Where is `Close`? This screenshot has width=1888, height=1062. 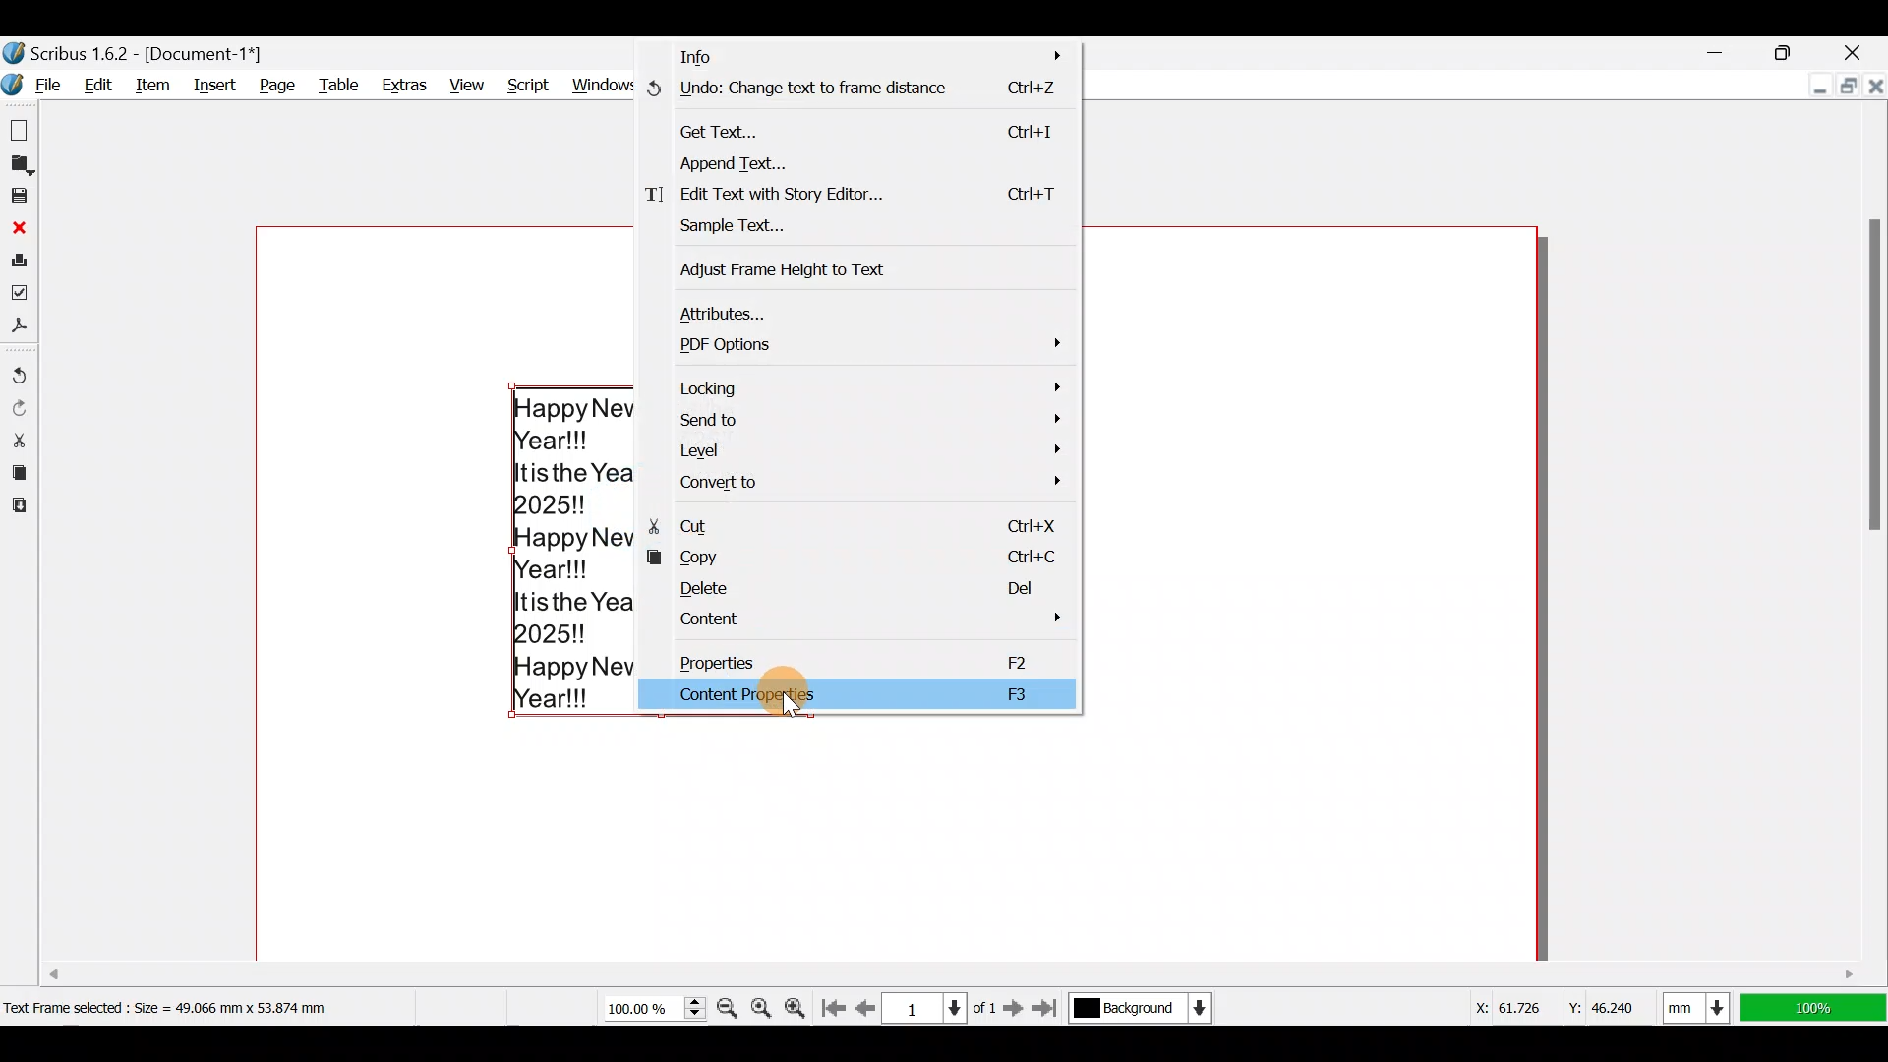
Close is located at coordinates (1862, 47).